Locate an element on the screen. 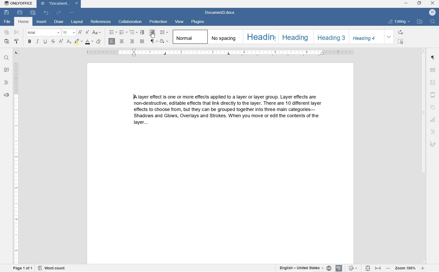 Image resolution: width=439 pixels, height=272 pixels. UNDO is located at coordinates (47, 13).